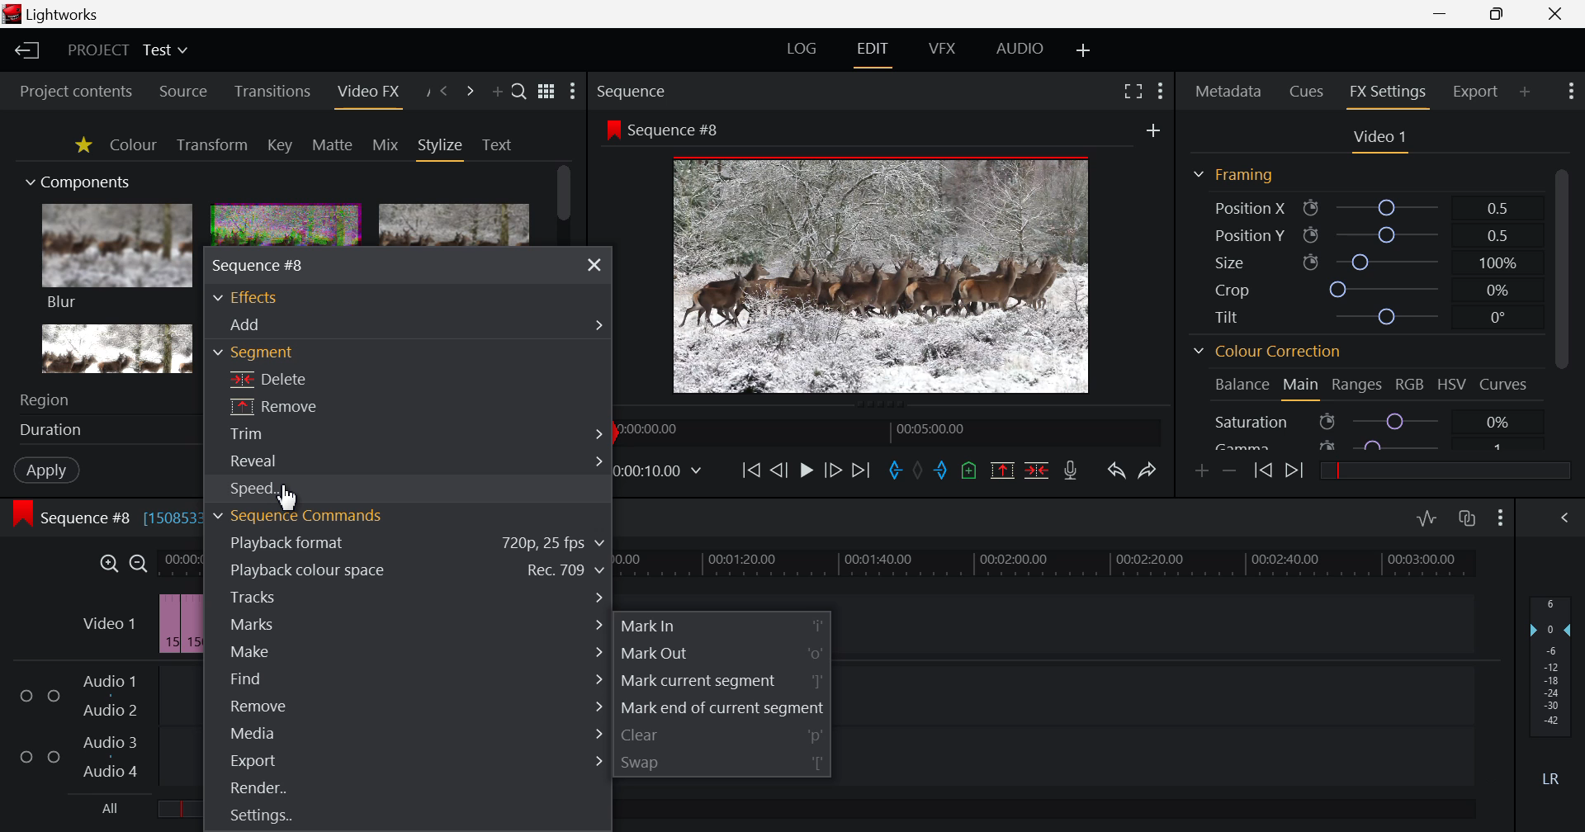 Image resolution: width=1585 pixels, height=832 pixels. I want to click on First Clip Cut, so click(182, 627).